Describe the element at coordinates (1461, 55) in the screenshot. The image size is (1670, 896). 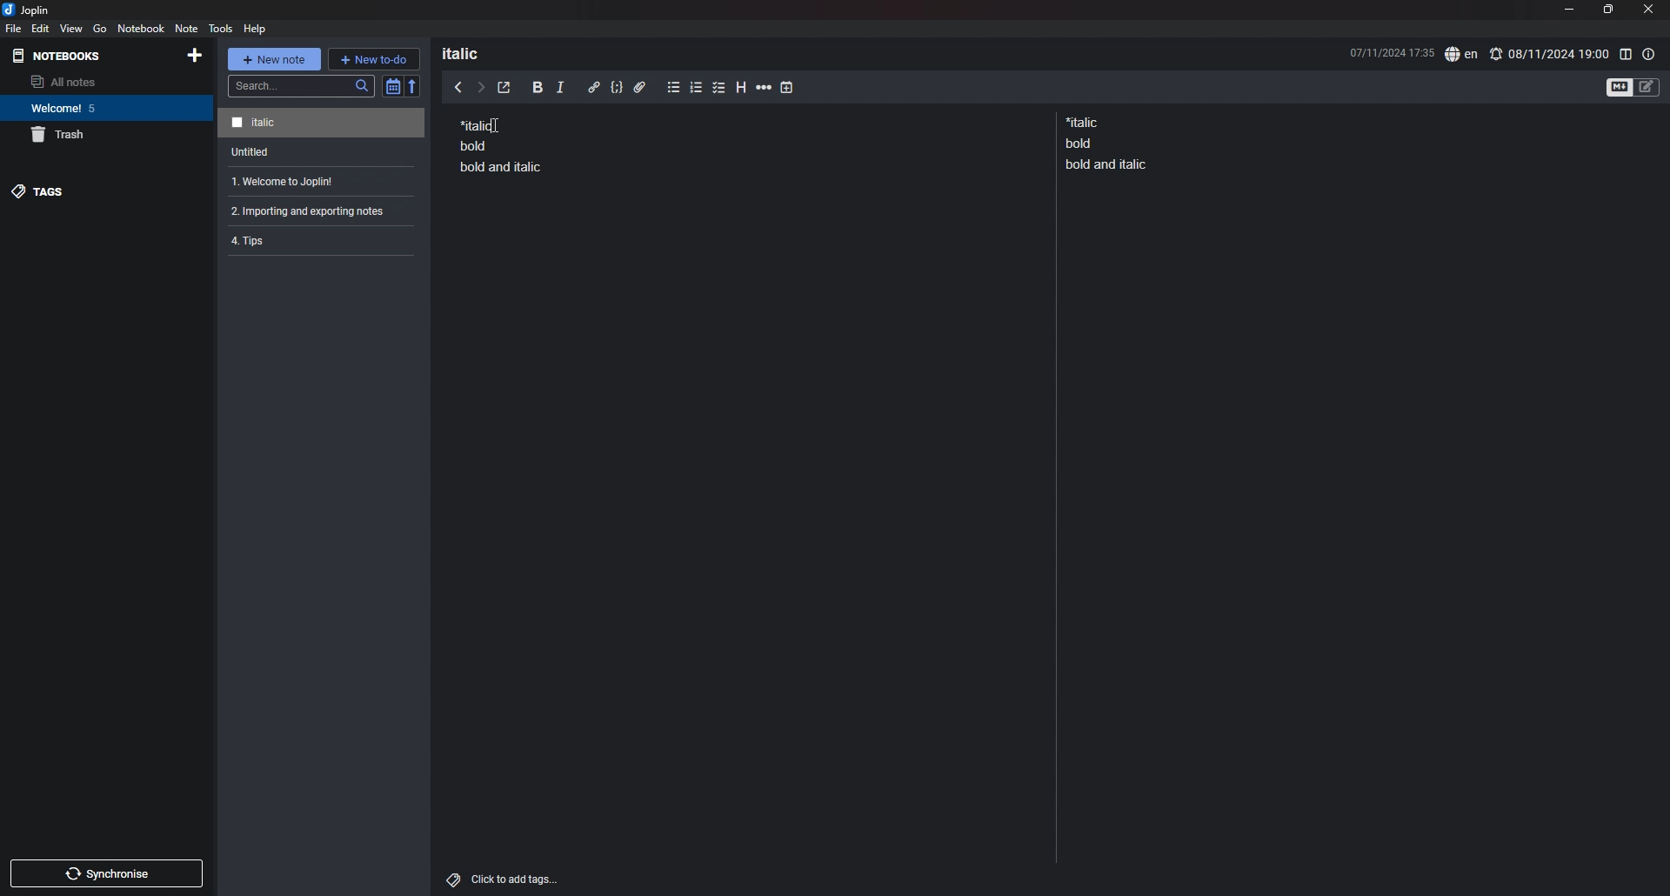
I see `spell check` at that location.